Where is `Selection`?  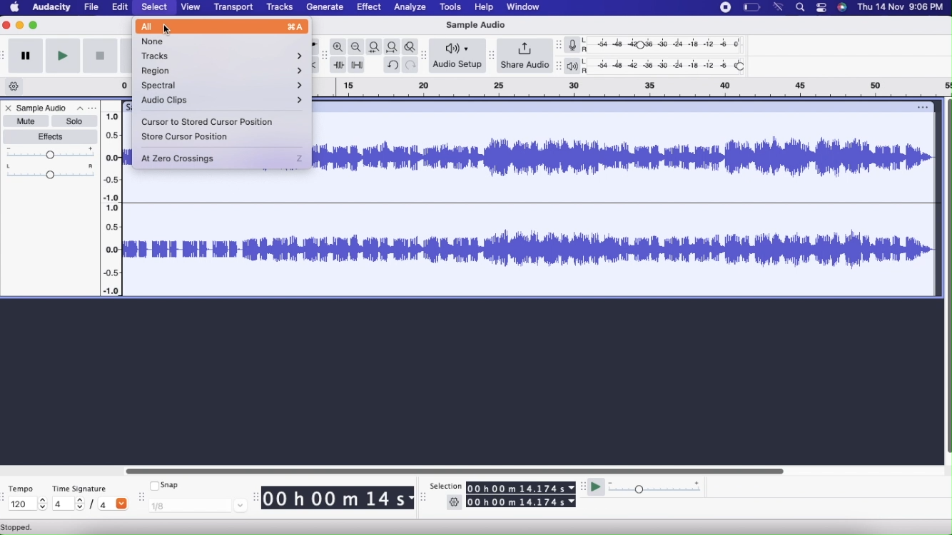
Selection is located at coordinates (446, 484).